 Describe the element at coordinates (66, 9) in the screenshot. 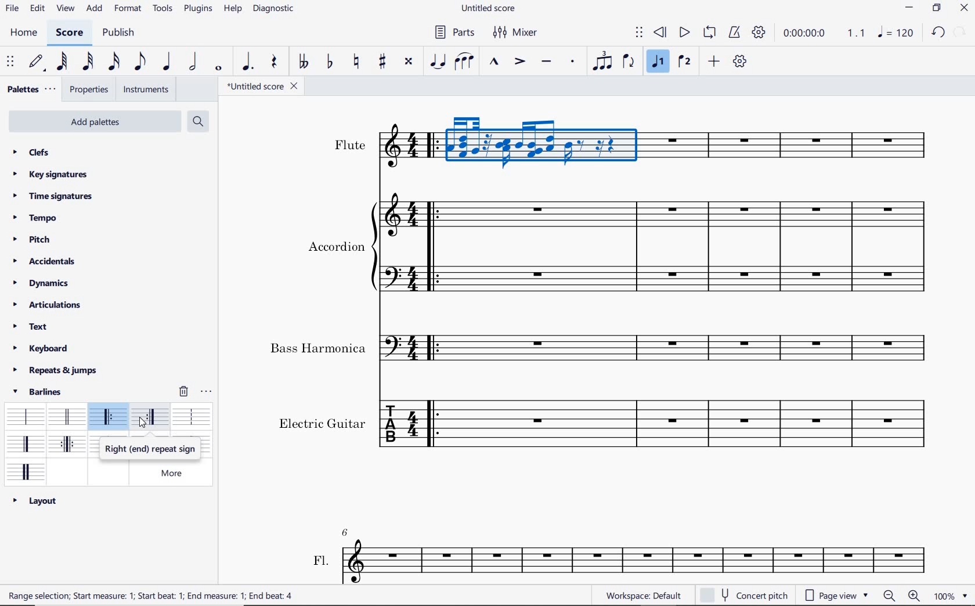

I see `view` at that location.